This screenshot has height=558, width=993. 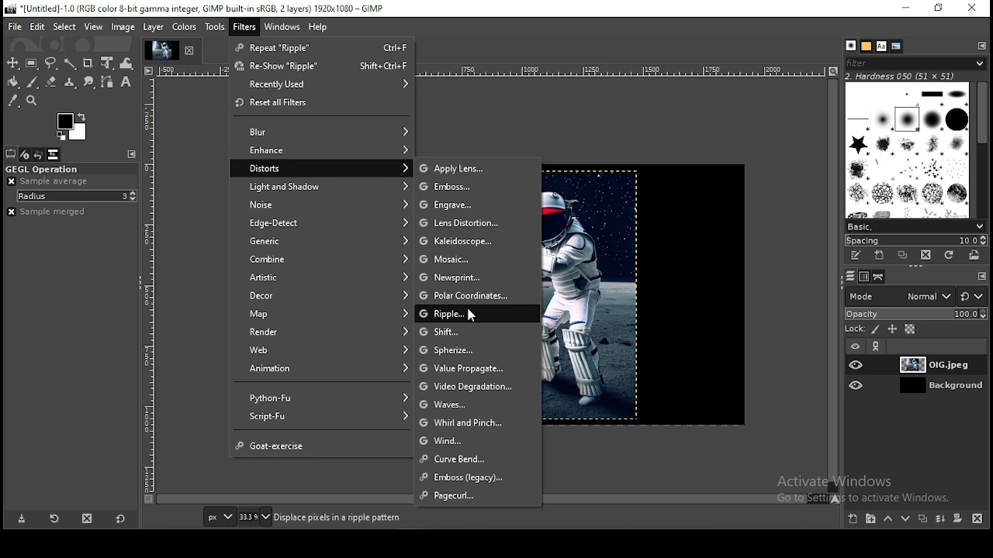 What do you see at coordinates (458, 441) in the screenshot?
I see `wind` at bounding box center [458, 441].